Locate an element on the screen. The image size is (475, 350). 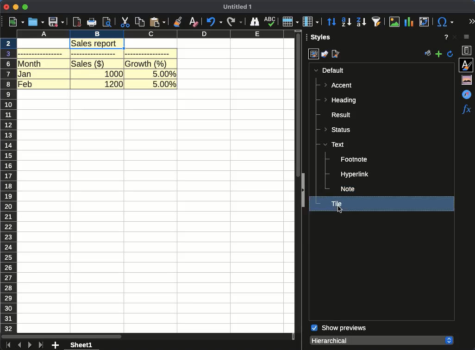
close is located at coordinates (454, 37).